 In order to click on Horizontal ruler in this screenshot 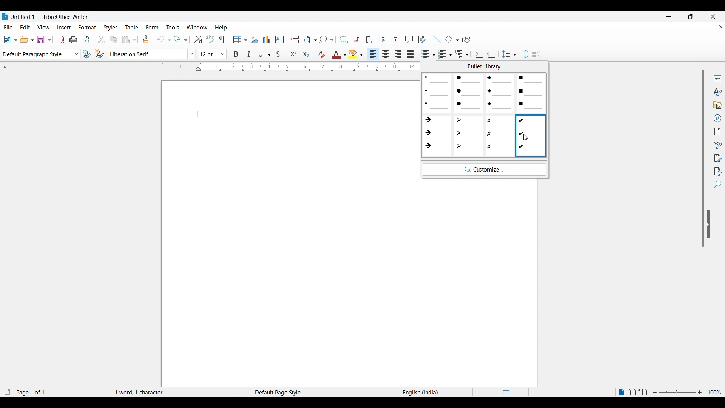, I will do `click(298, 66)`.